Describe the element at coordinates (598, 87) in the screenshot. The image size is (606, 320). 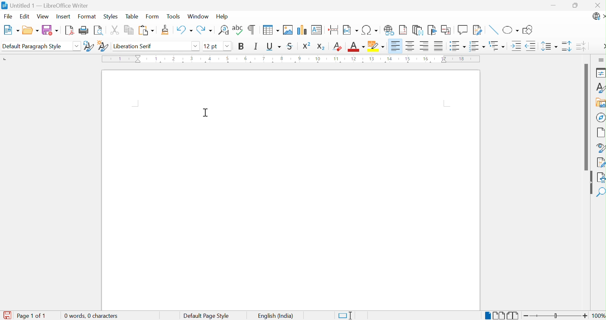
I see `Styles` at that location.